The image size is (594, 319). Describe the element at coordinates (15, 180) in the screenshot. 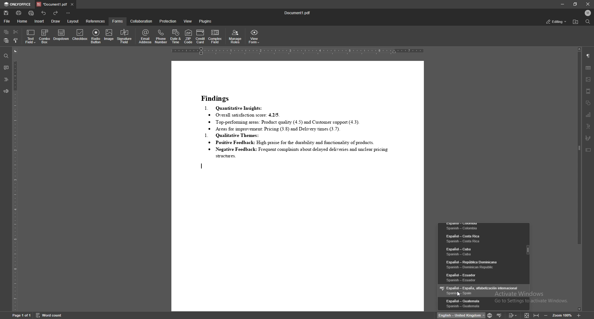

I see `vertical scale` at that location.